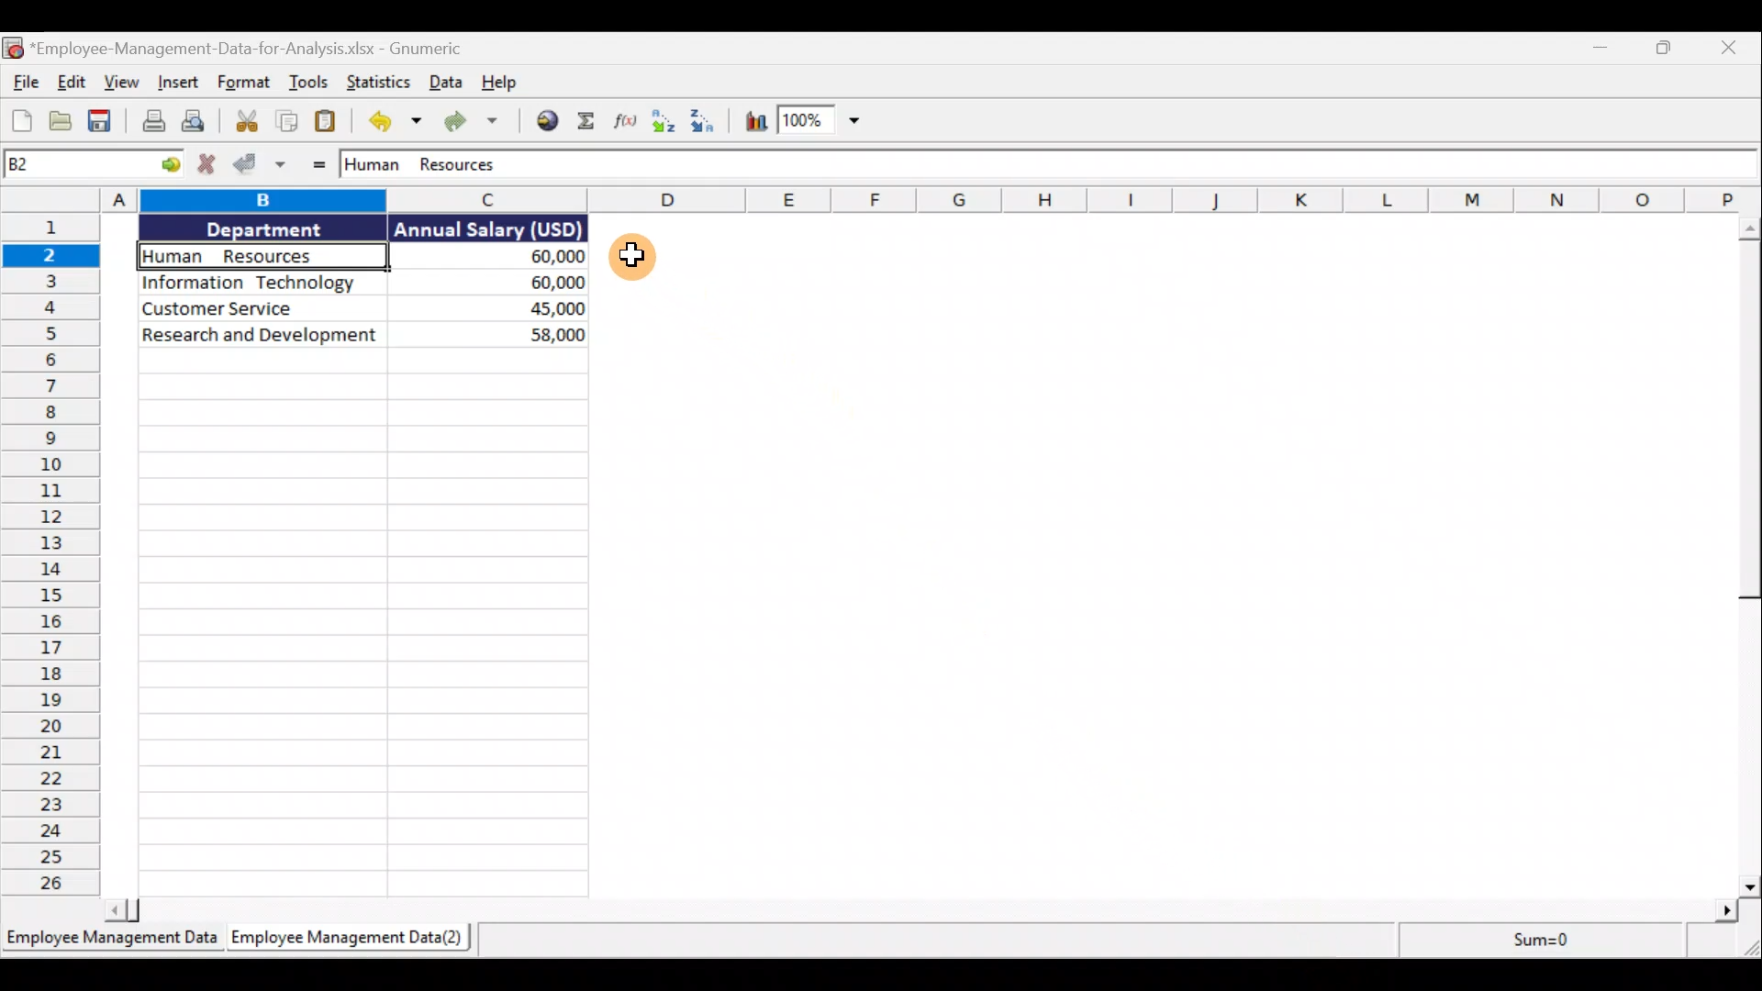  Describe the element at coordinates (196, 121) in the screenshot. I see `Print preview` at that location.